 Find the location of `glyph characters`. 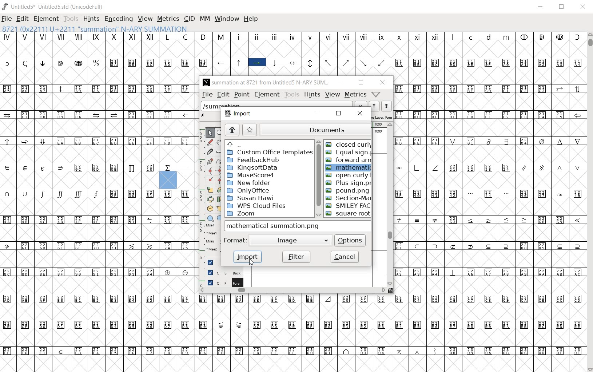

glyph characters is located at coordinates (490, 189).